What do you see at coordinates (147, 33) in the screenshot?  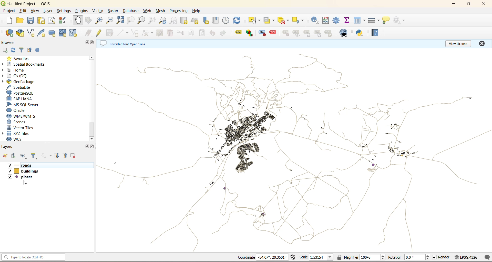 I see `draw` at bounding box center [147, 33].